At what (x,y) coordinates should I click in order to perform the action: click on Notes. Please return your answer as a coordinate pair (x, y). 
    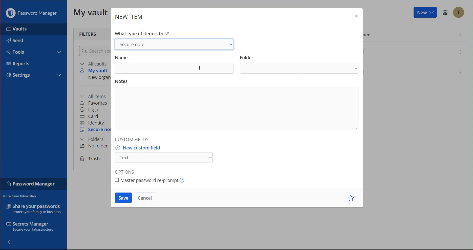
    Looking at the image, I should click on (238, 106).